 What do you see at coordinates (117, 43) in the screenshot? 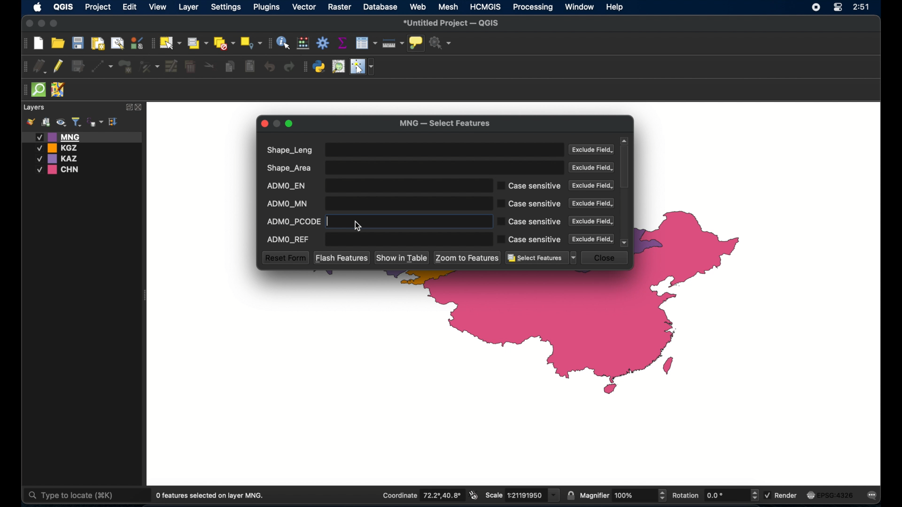
I see `open layout manager` at bounding box center [117, 43].